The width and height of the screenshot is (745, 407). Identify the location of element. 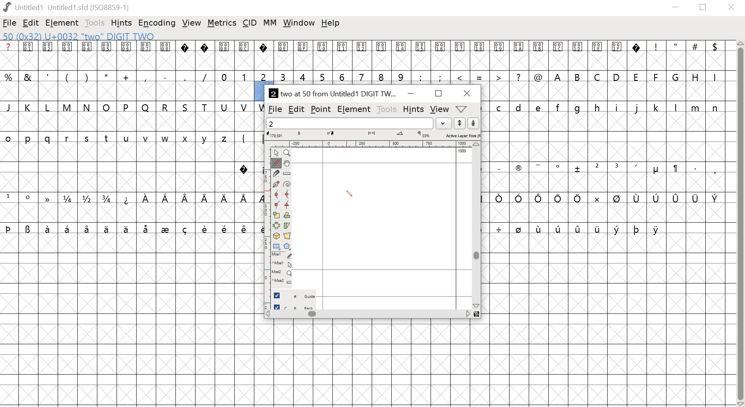
(63, 22).